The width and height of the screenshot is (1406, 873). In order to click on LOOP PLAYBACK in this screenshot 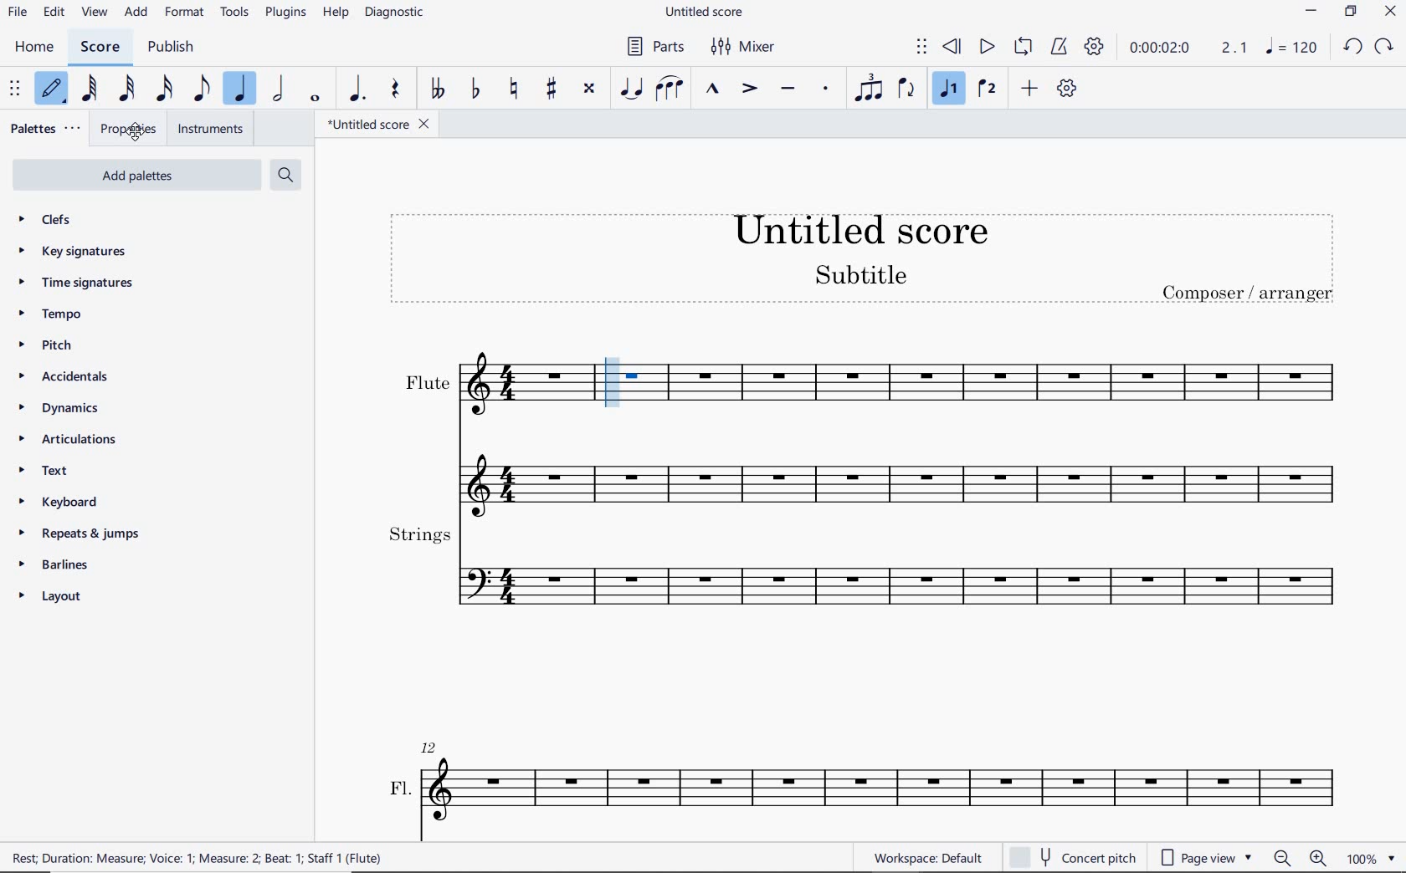, I will do `click(1026, 48)`.